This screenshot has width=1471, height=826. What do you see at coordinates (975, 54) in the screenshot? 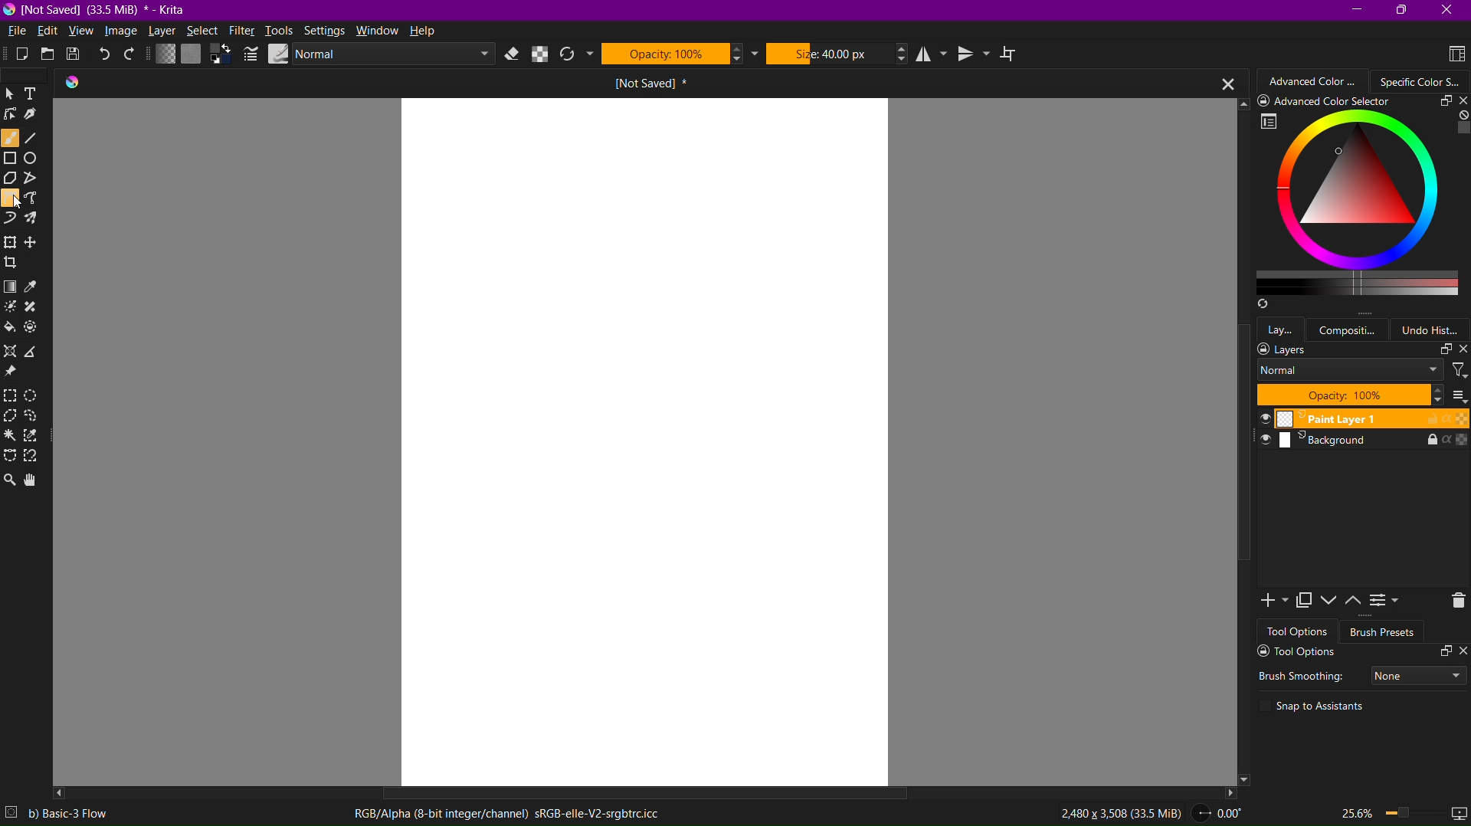
I see `Vertical Mirror Tool` at bounding box center [975, 54].